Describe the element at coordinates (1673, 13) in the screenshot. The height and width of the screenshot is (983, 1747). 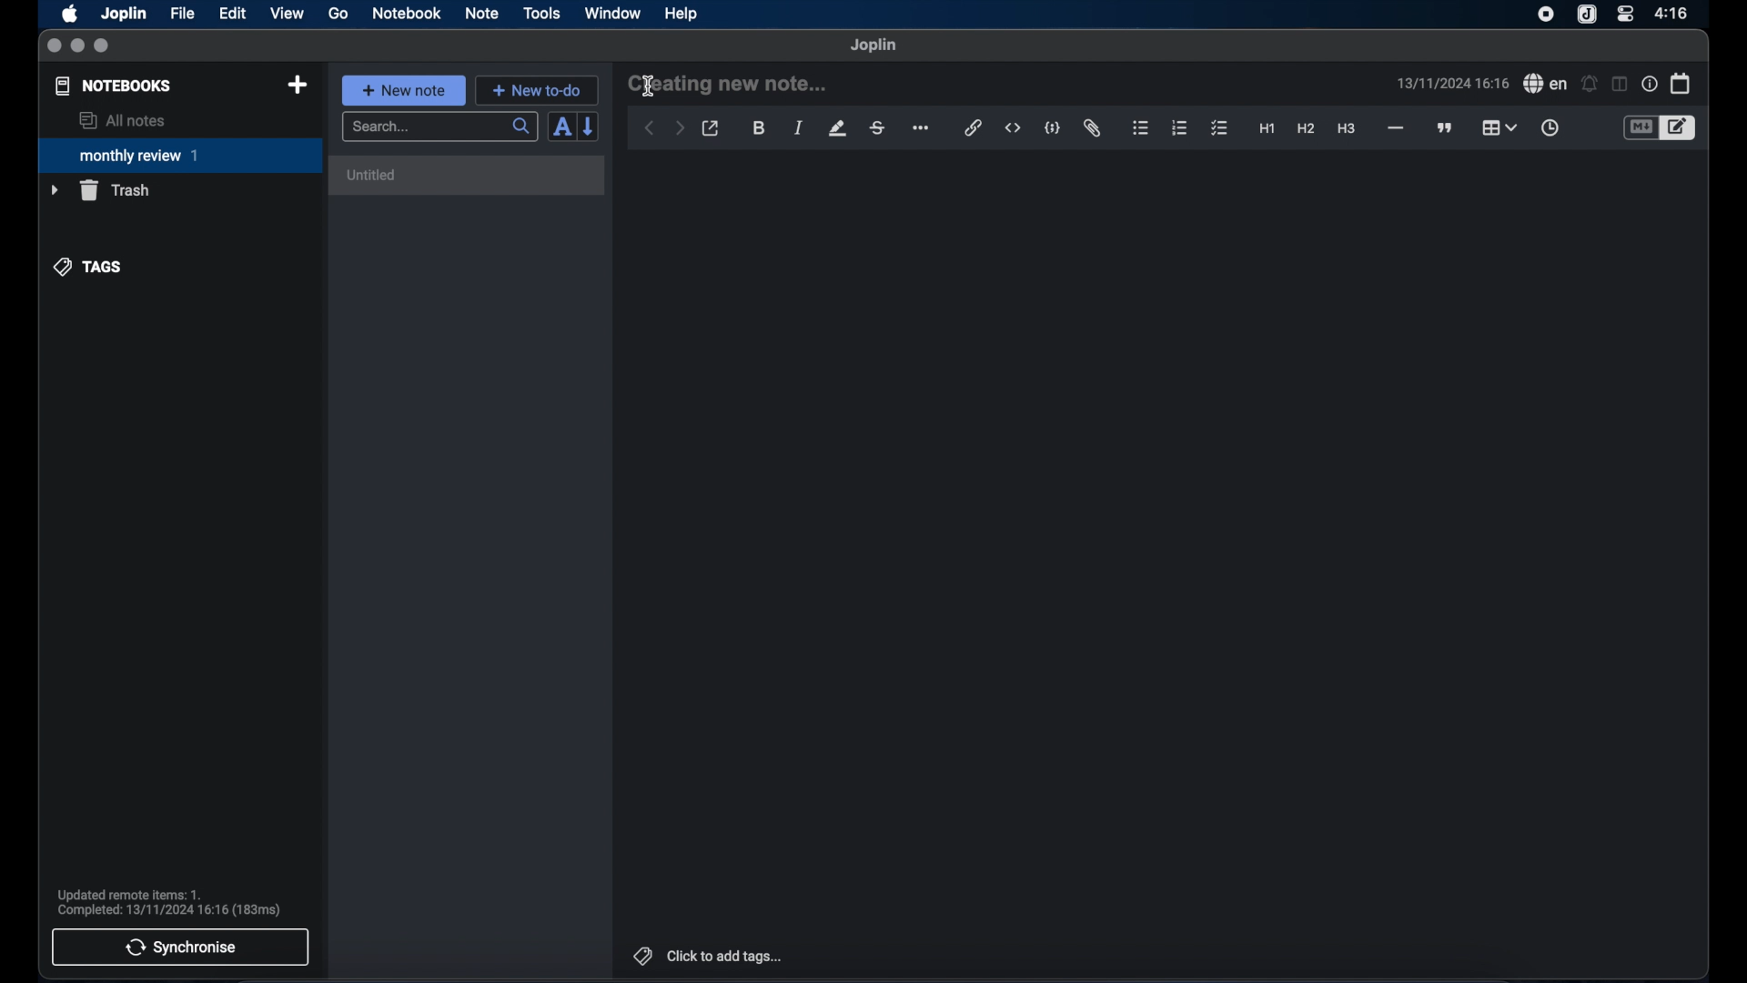
I see `time` at that location.